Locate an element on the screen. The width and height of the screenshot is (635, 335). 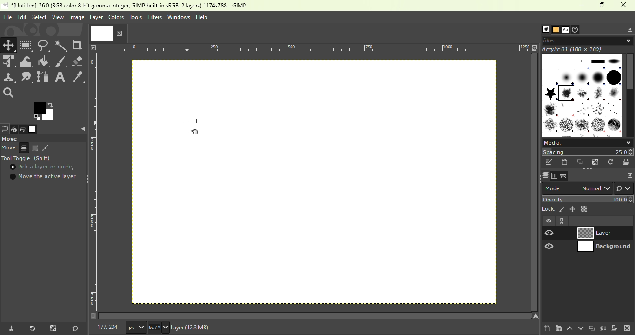
Free select is located at coordinates (43, 138).